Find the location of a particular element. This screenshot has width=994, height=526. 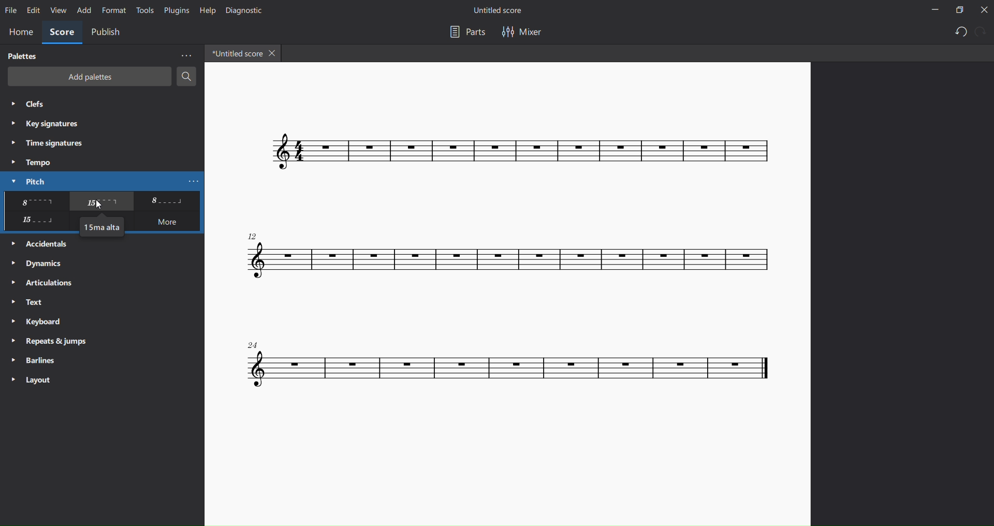

key signatures is located at coordinates (46, 123).